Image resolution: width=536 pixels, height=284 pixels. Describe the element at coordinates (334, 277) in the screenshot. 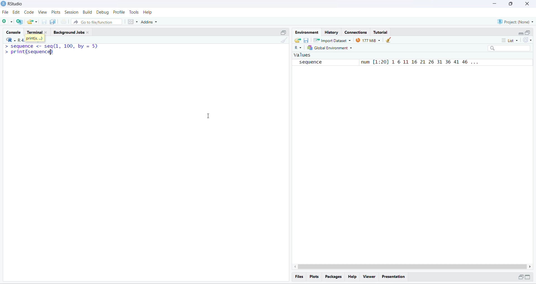

I see `packages` at that location.